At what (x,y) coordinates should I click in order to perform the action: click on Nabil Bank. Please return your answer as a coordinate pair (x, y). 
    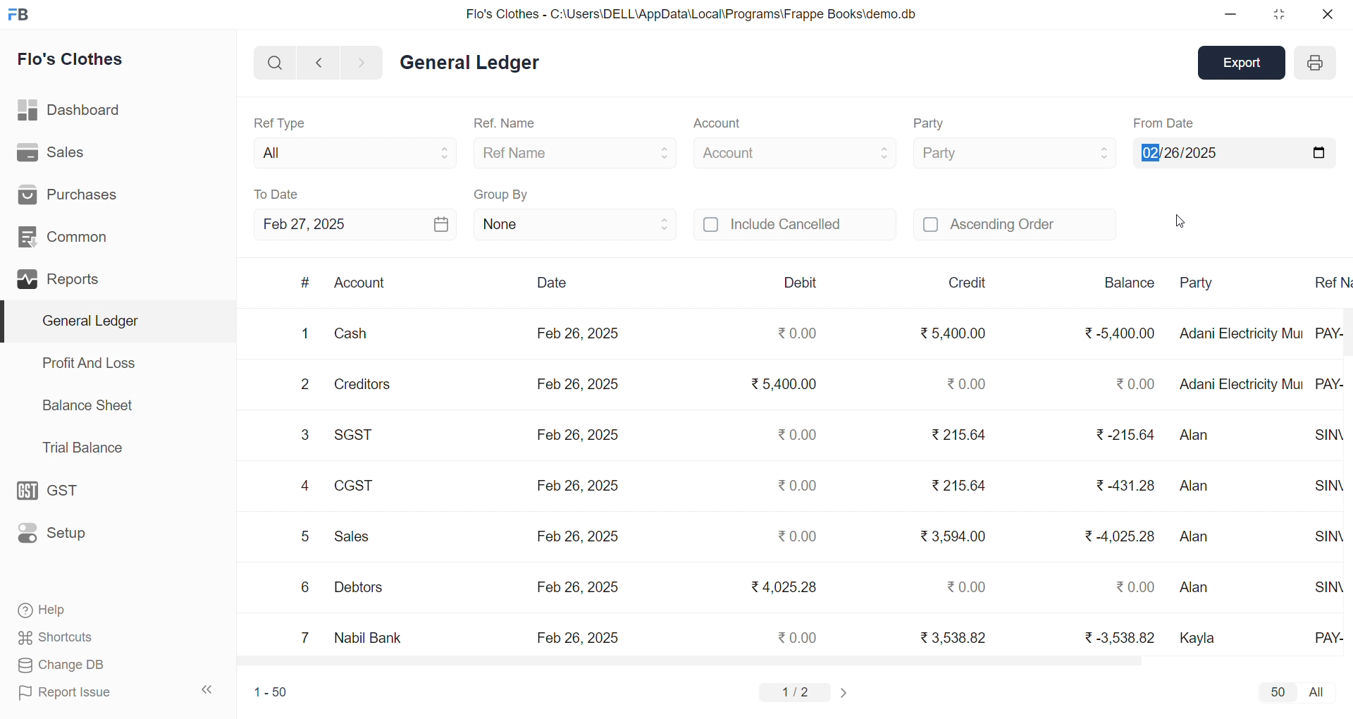
    Looking at the image, I should click on (368, 635).